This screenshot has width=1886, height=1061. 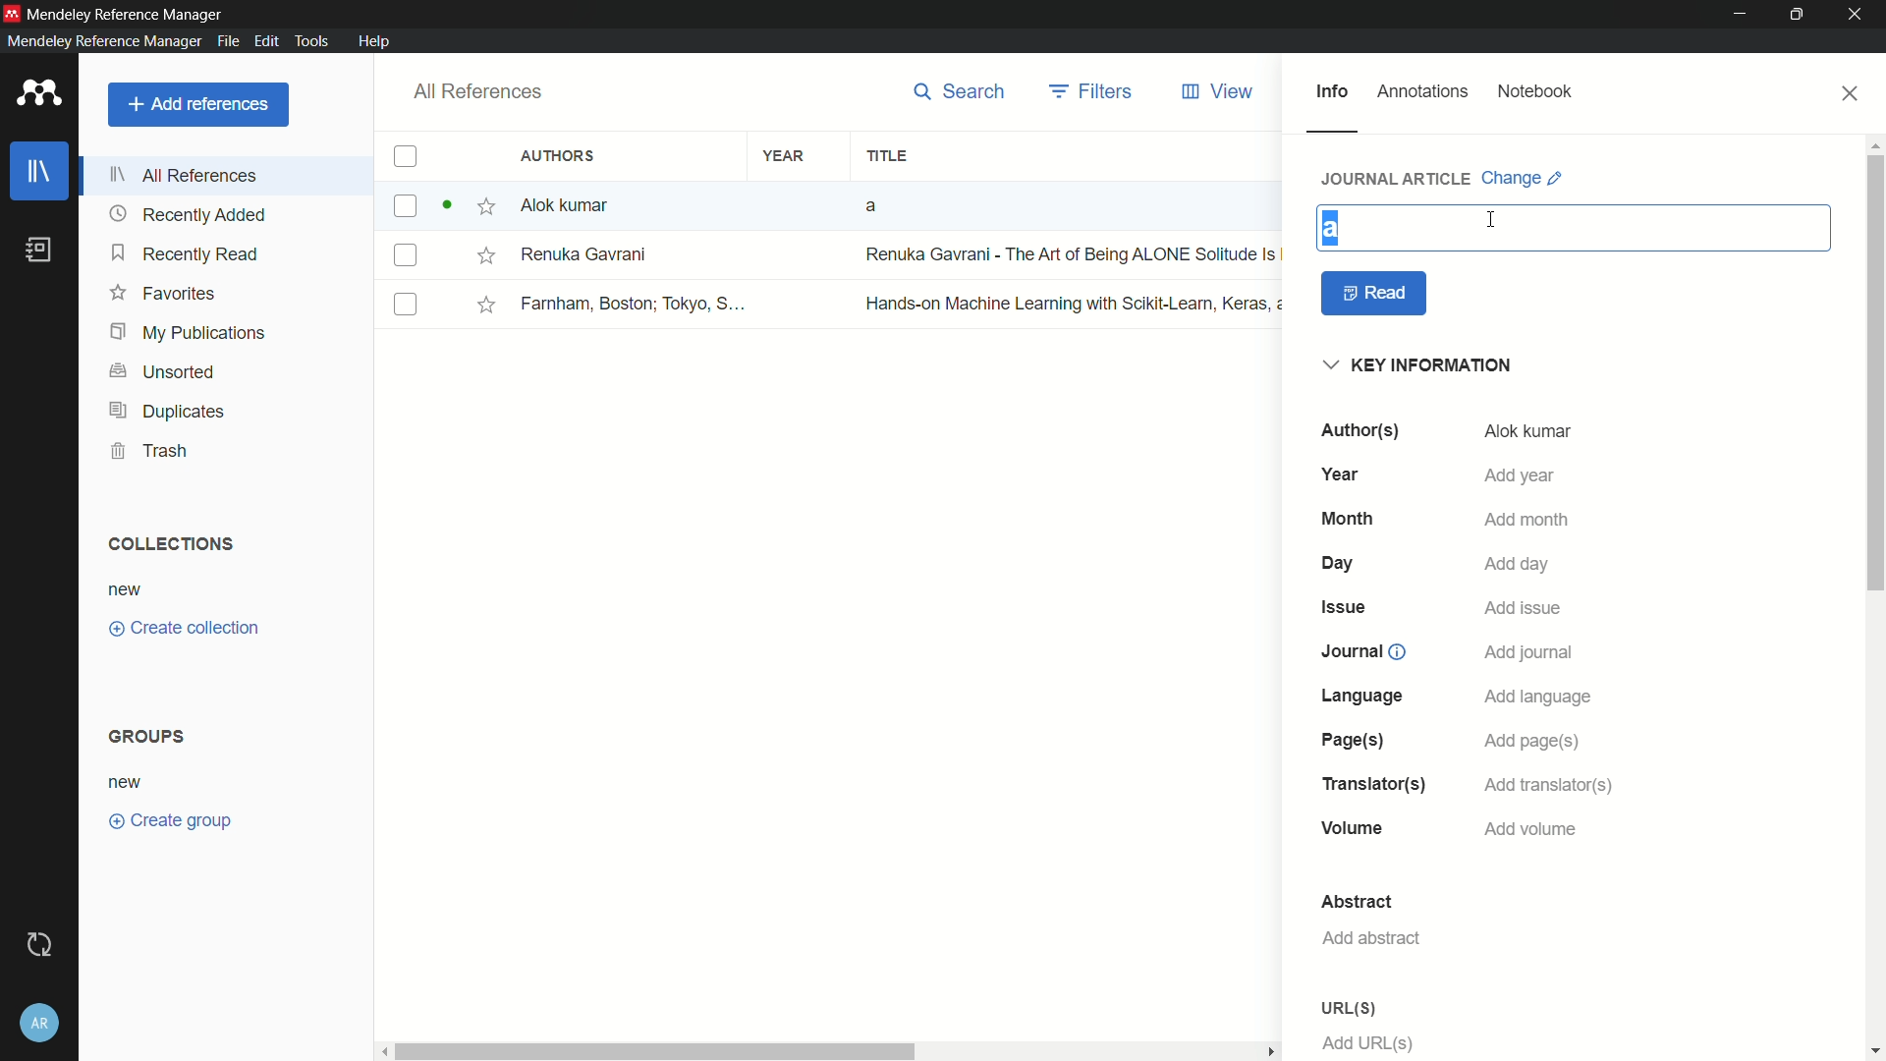 I want to click on create collections, so click(x=184, y=629).